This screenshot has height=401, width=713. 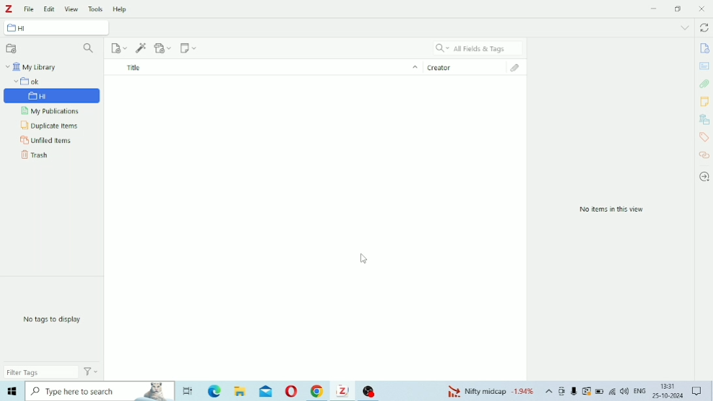 I want to click on 13:31, so click(x=669, y=386).